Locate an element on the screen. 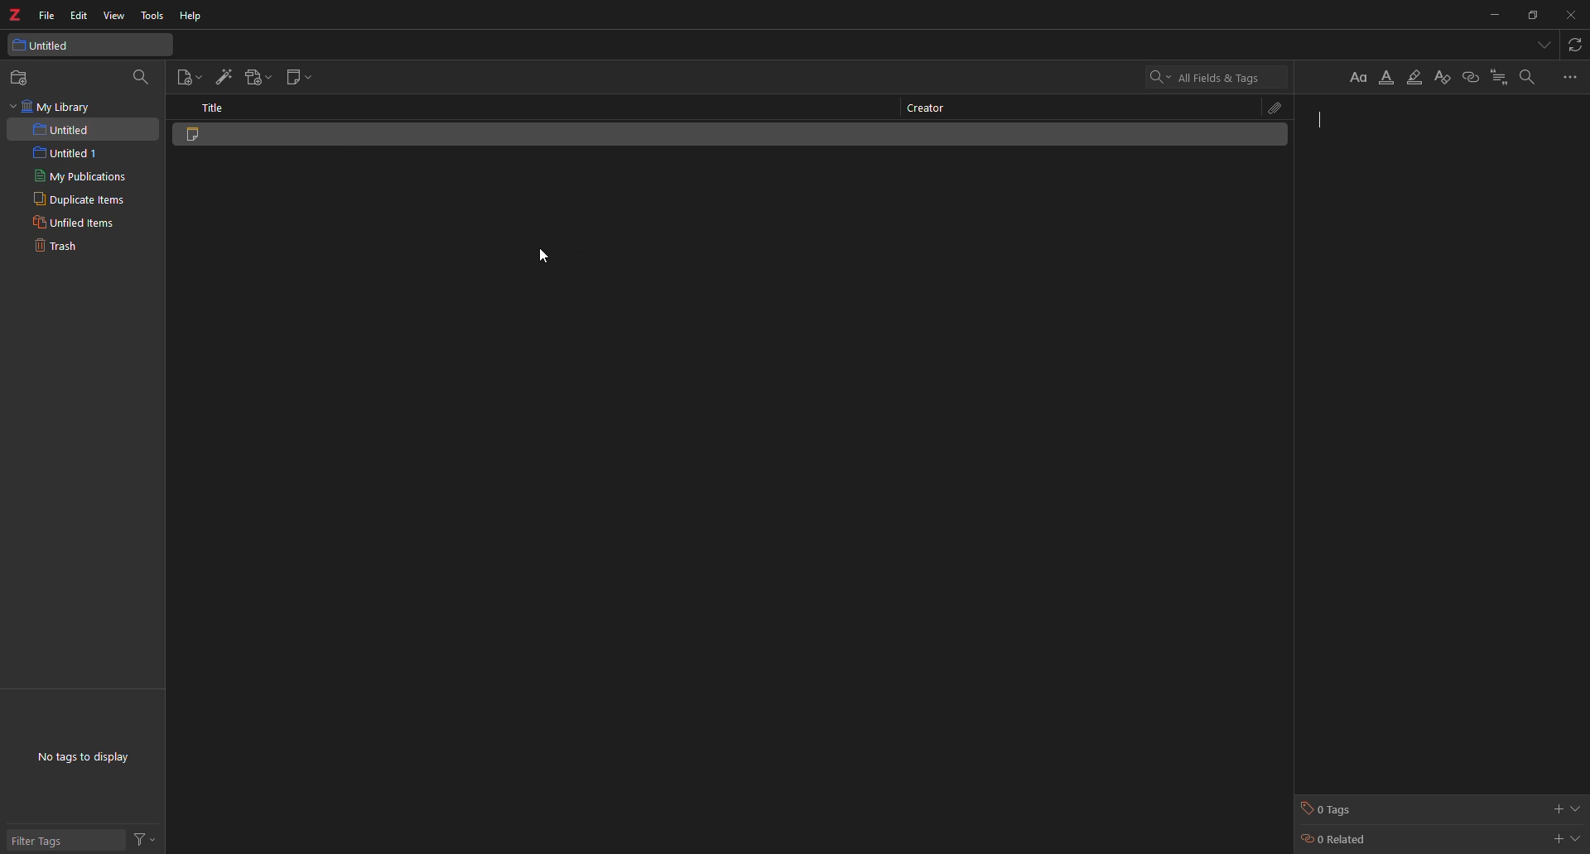 This screenshot has height=854, width=1590. unfiled items is located at coordinates (72, 222).